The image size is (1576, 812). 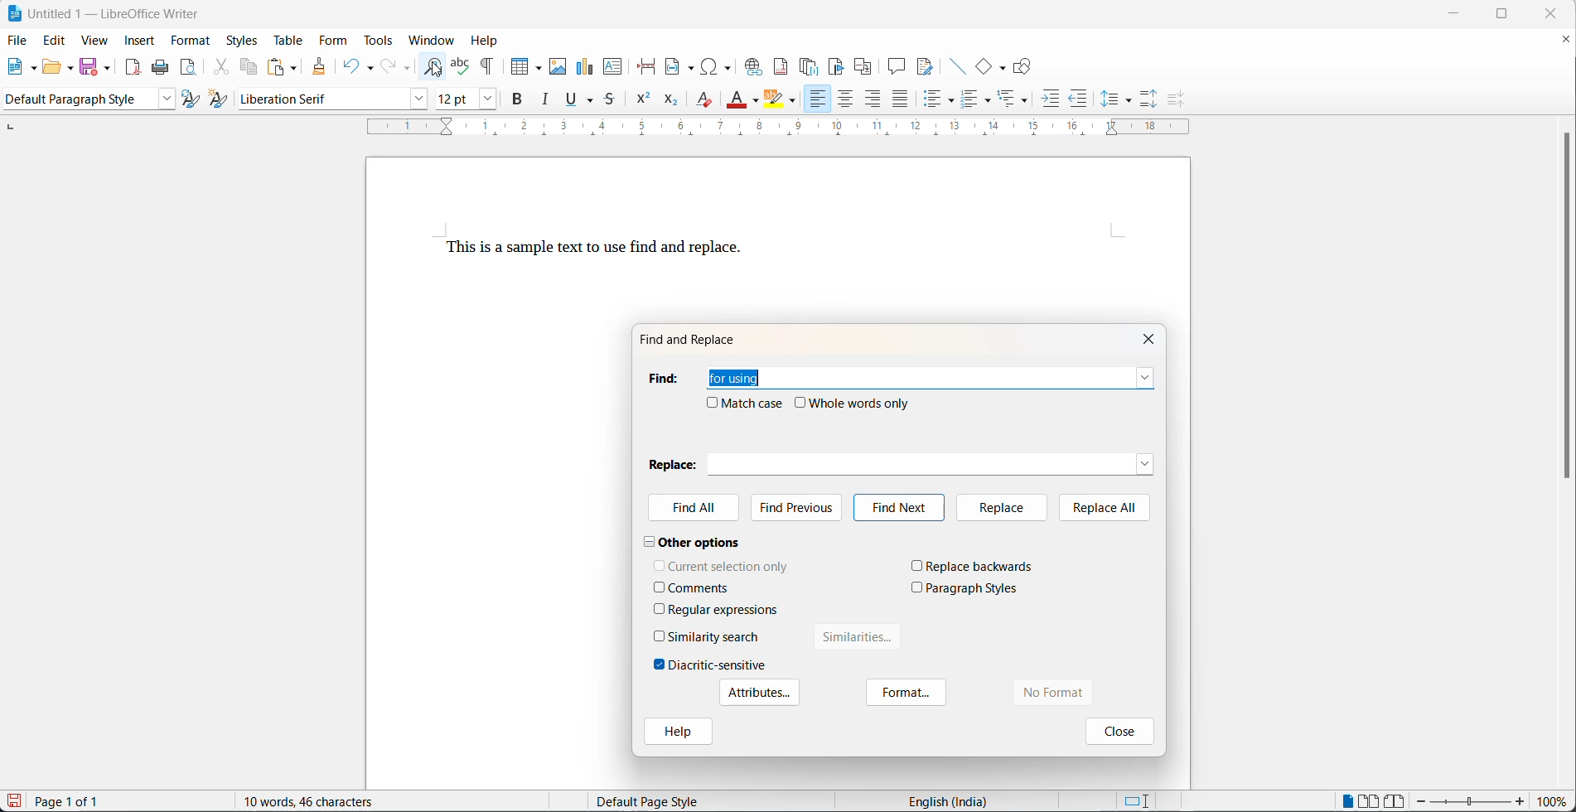 What do you see at coordinates (999, 507) in the screenshot?
I see `replace` at bounding box center [999, 507].